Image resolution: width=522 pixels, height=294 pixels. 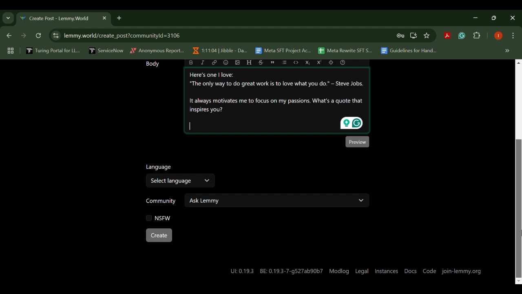 What do you see at coordinates (277, 200) in the screenshot?
I see `Ask Lemmy` at bounding box center [277, 200].